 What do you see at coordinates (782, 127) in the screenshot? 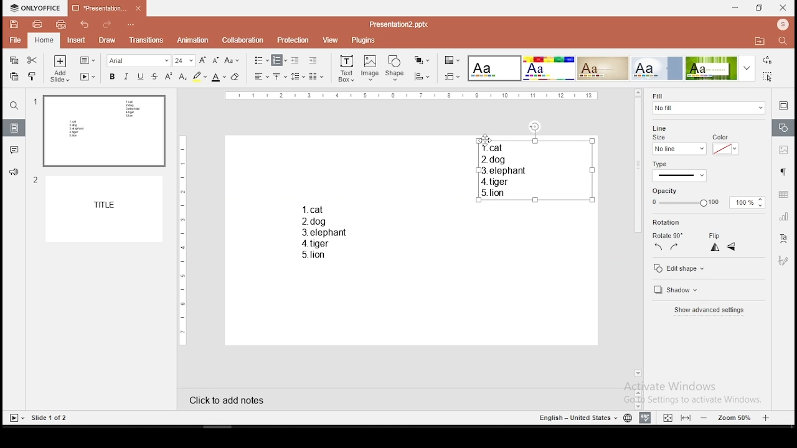
I see `shape settings` at bounding box center [782, 127].